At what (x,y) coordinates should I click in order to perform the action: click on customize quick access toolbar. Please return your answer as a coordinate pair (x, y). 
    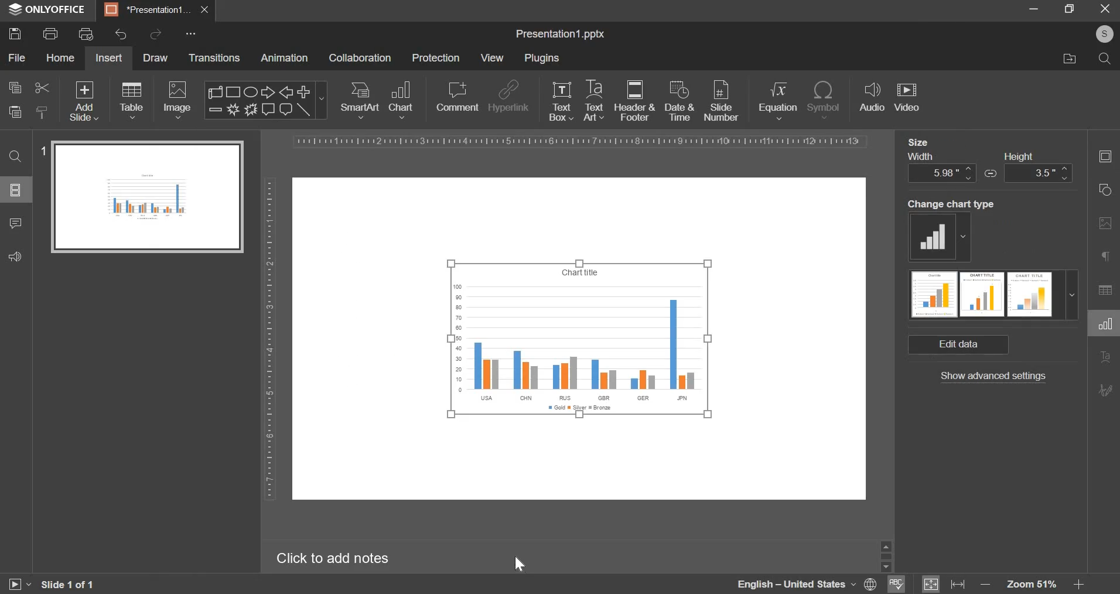
    Looking at the image, I should click on (192, 35).